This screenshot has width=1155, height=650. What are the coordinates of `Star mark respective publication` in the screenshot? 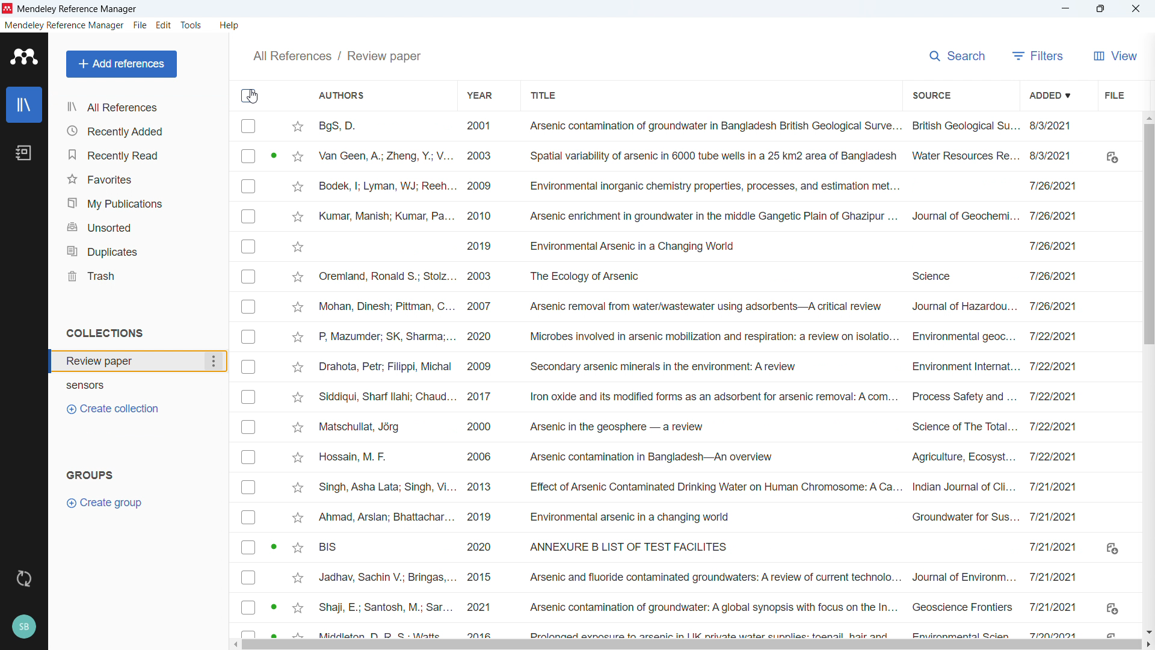 It's located at (297, 337).